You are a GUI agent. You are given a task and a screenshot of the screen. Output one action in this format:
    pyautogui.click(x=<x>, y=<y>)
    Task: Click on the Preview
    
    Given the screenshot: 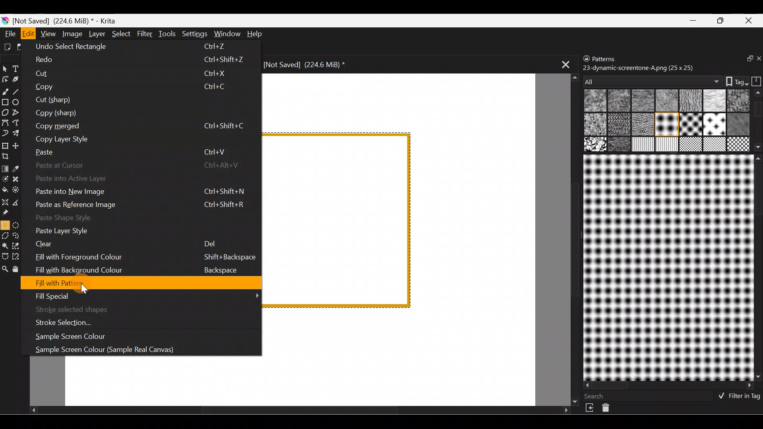 What is the action you would take?
    pyautogui.click(x=667, y=267)
    